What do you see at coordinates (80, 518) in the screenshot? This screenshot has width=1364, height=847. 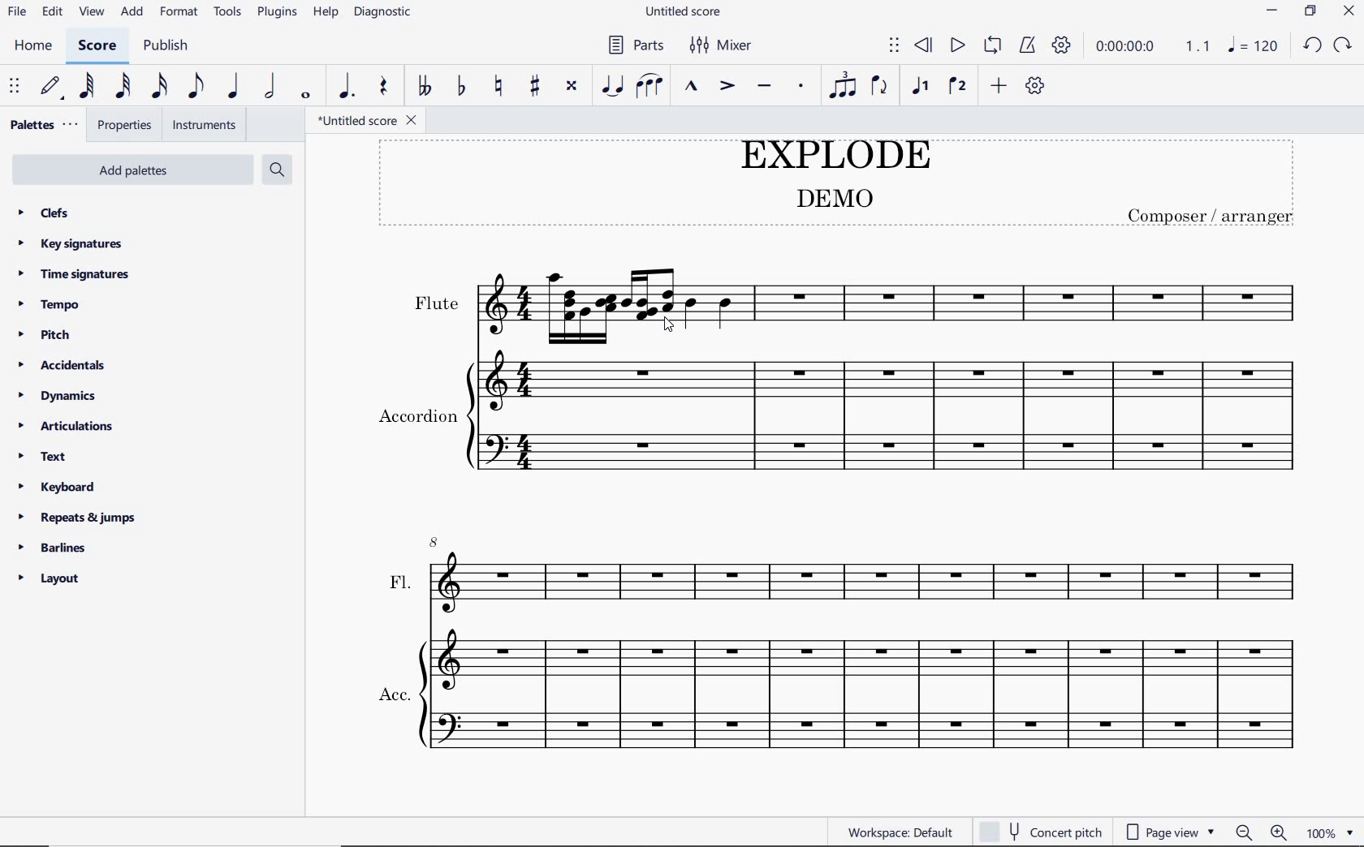 I see `repeats & jumps` at bounding box center [80, 518].